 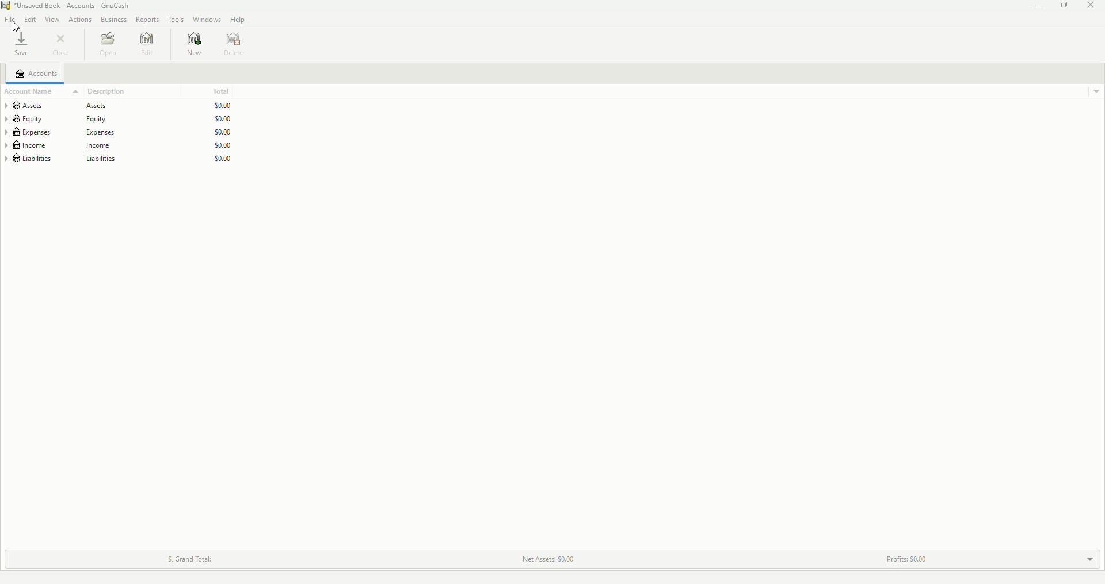 What do you see at coordinates (549, 559) in the screenshot?
I see `Net assets` at bounding box center [549, 559].